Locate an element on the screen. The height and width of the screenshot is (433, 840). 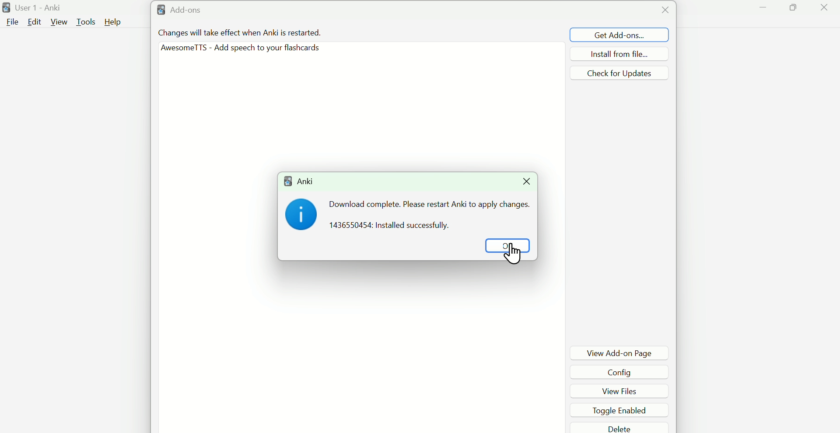
check for updates is located at coordinates (619, 73).